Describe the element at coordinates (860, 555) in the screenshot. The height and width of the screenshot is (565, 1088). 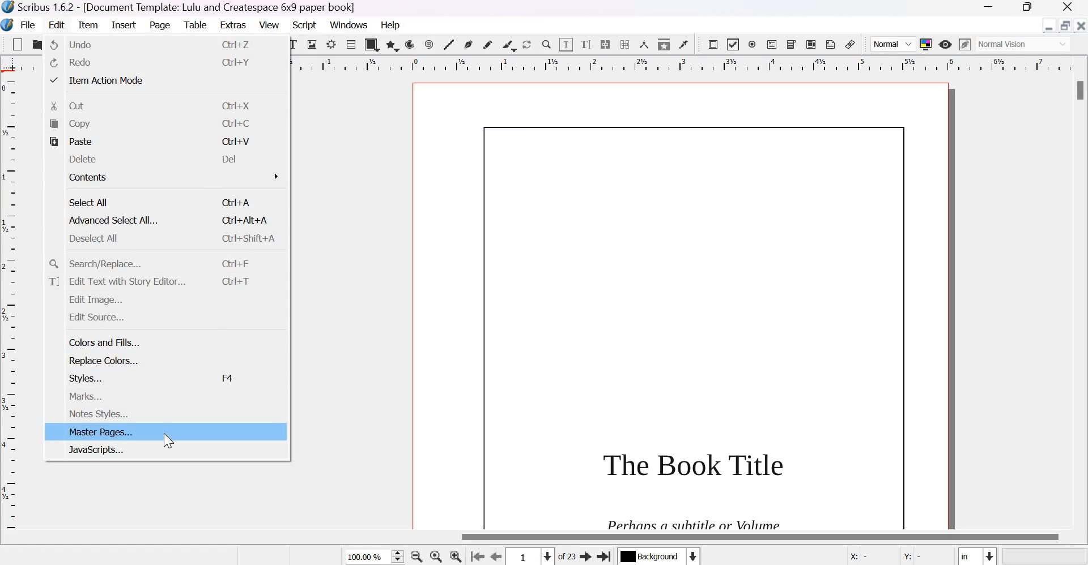
I see `X:` at that location.